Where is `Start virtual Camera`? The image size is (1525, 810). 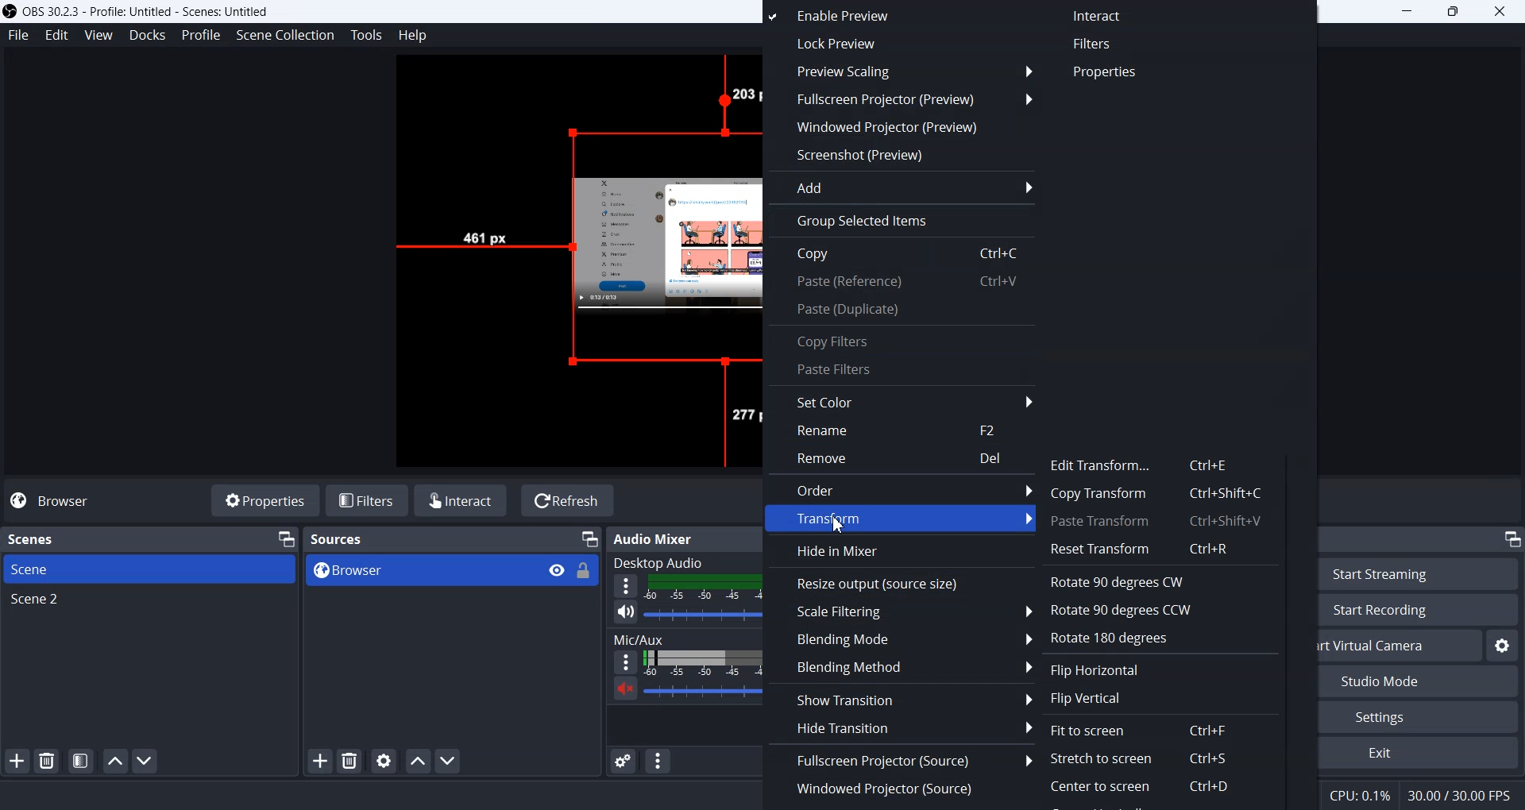 Start virtual Camera is located at coordinates (1391, 645).